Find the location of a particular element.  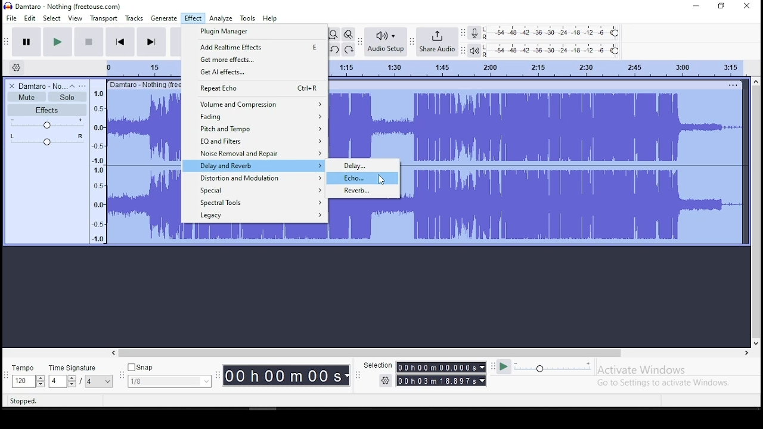

Stopped. is located at coordinates (25, 401).